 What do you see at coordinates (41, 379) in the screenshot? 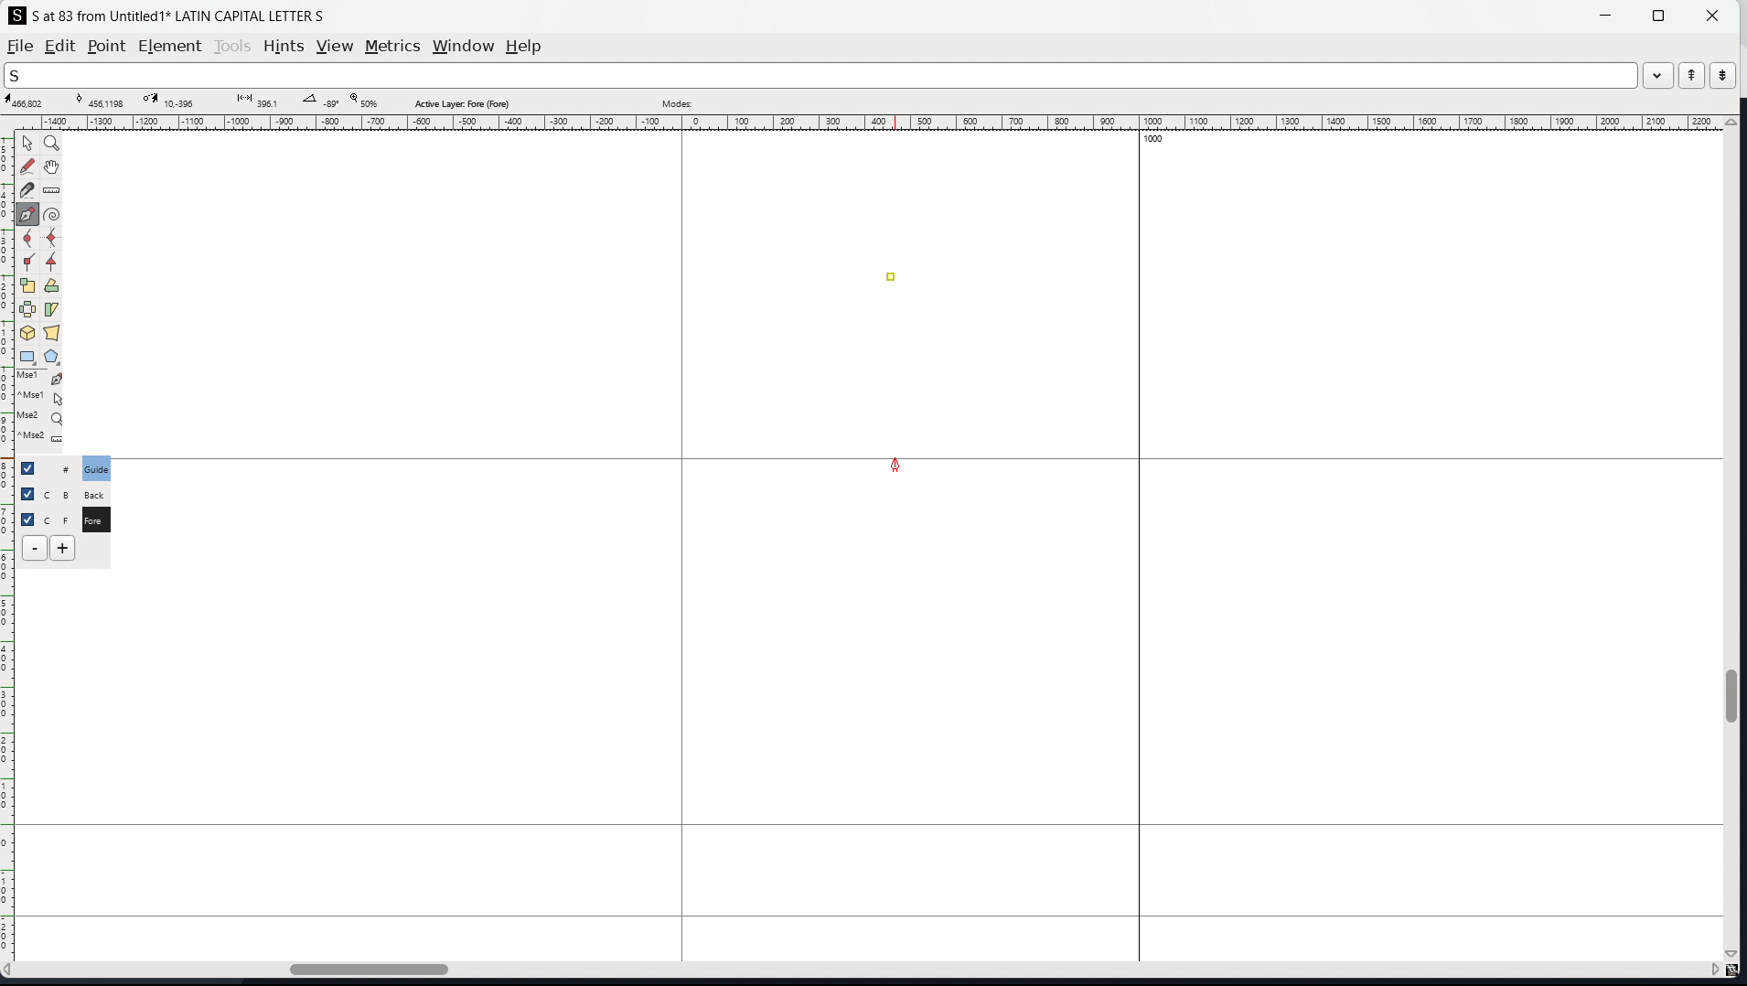
I see `Mse1` at bounding box center [41, 379].